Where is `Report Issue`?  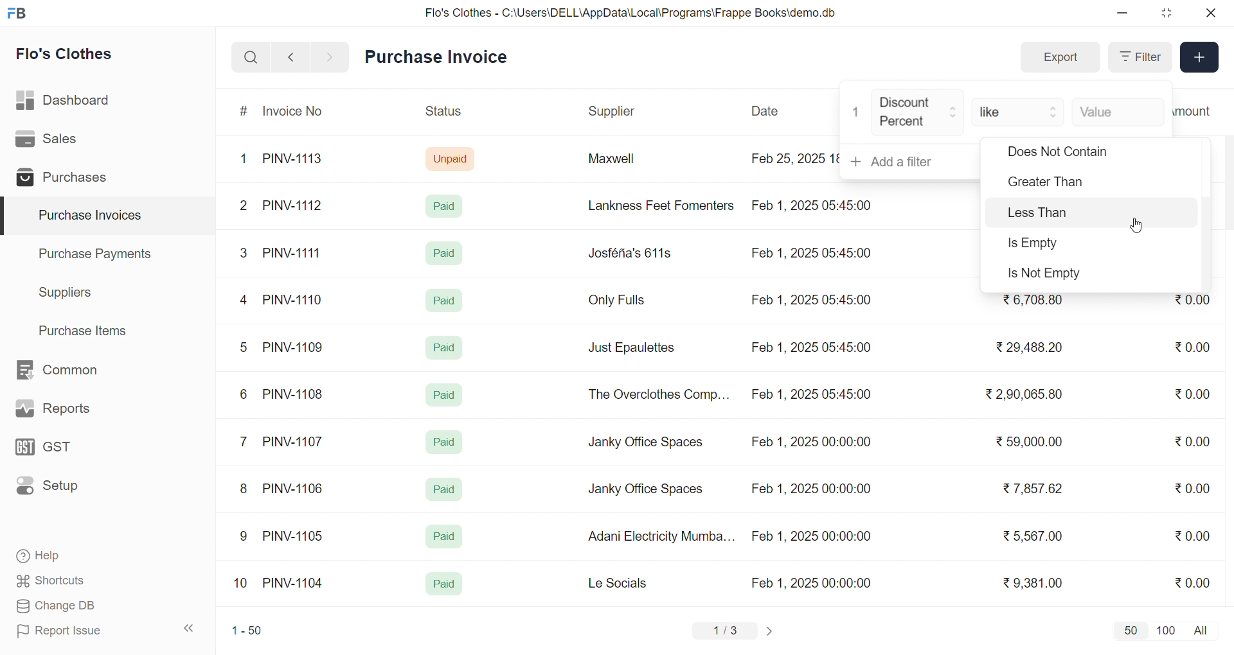 Report Issue is located at coordinates (80, 631).